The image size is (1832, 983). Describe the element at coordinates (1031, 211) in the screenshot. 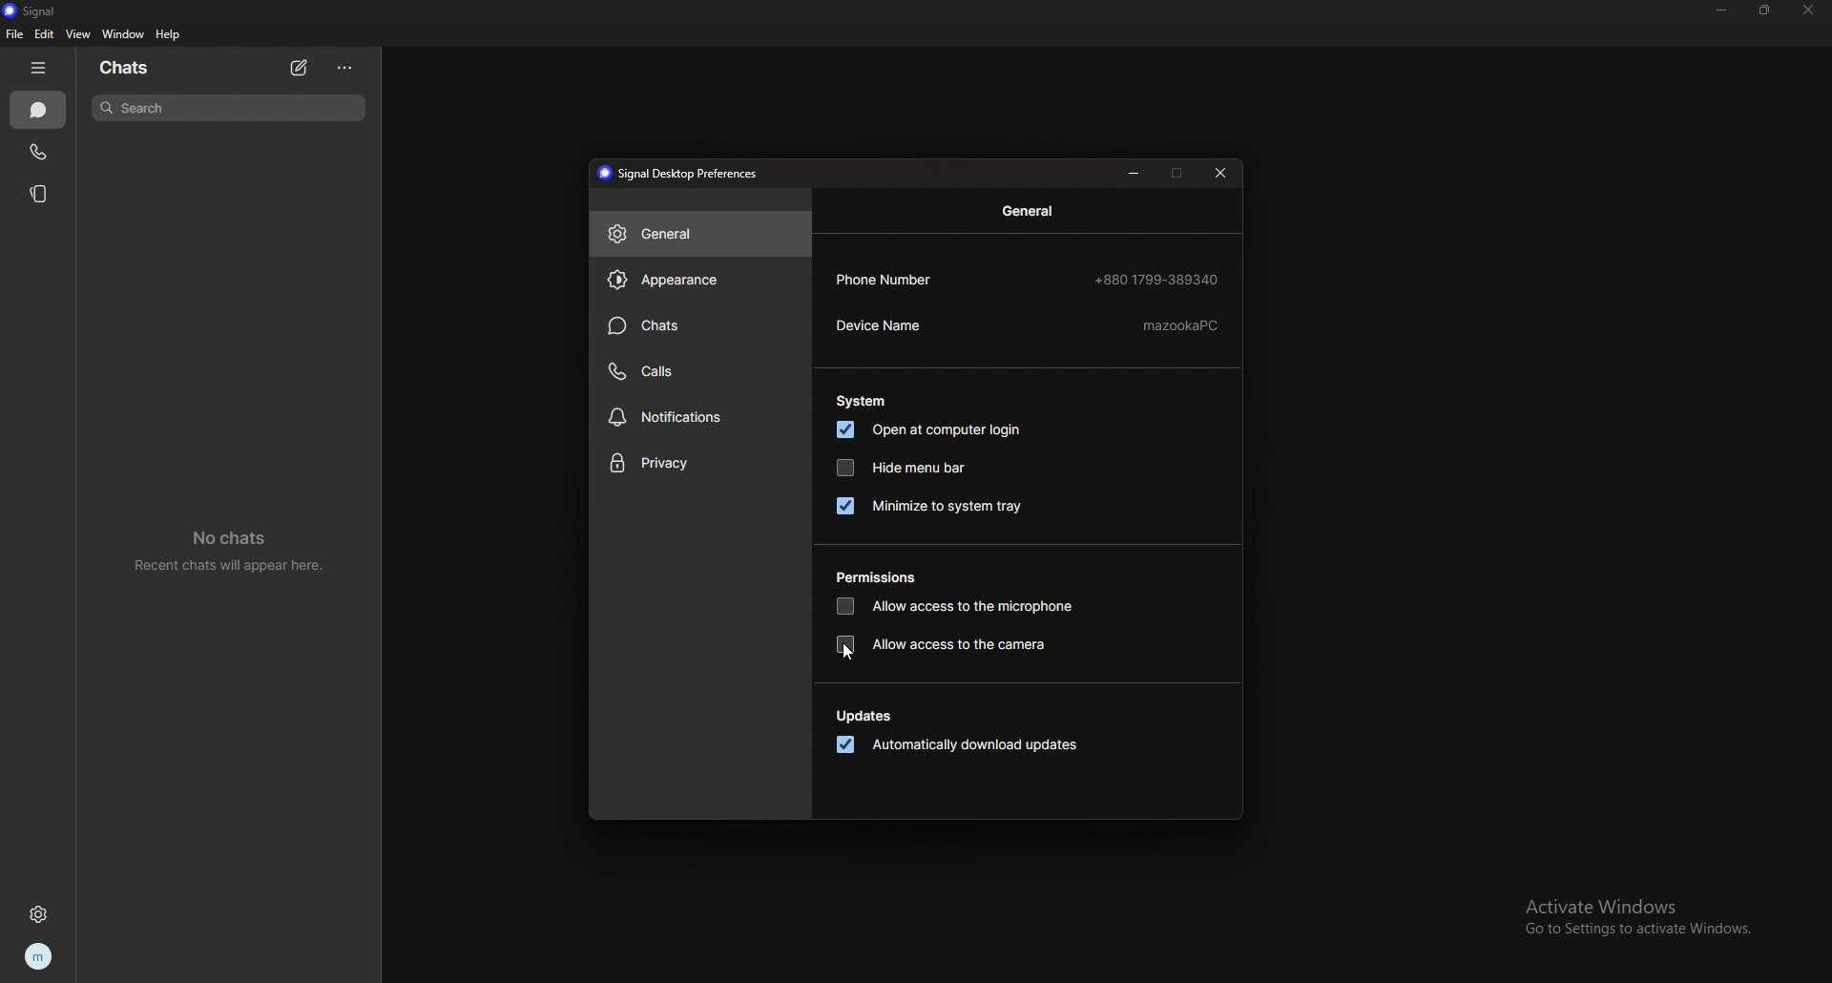

I see `general` at that location.